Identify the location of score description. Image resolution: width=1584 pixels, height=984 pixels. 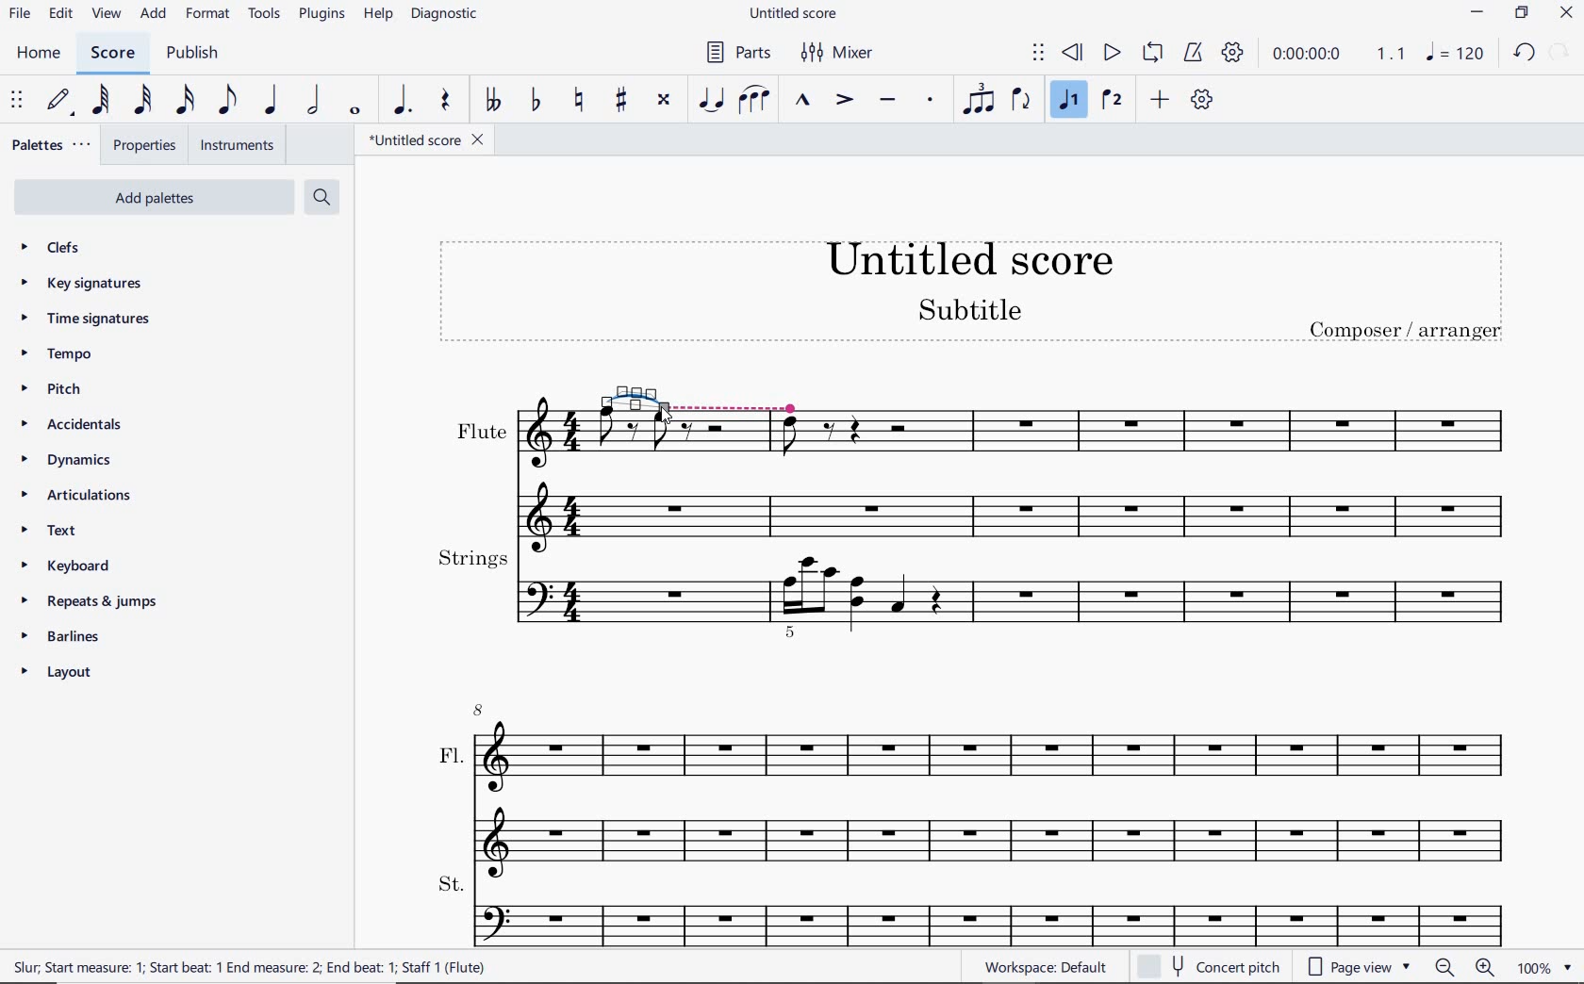
(250, 966).